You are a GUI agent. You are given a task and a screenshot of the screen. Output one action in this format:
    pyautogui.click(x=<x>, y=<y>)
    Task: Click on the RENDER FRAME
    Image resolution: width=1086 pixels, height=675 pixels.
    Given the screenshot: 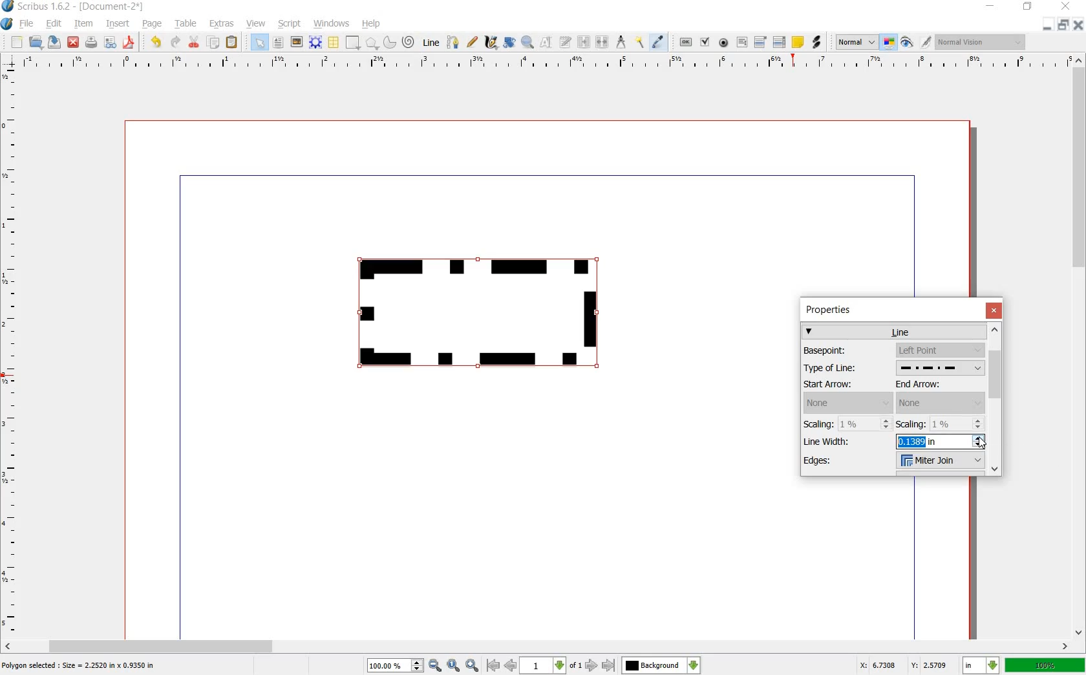 What is the action you would take?
    pyautogui.click(x=315, y=43)
    